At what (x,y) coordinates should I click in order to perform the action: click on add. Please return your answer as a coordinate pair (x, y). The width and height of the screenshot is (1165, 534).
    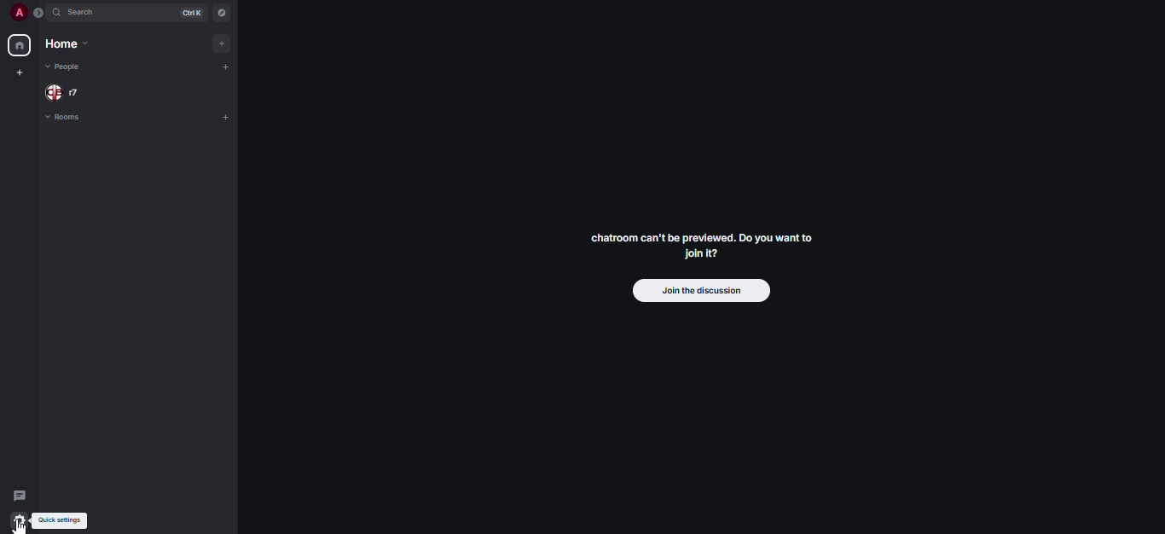
    Looking at the image, I should click on (223, 64).